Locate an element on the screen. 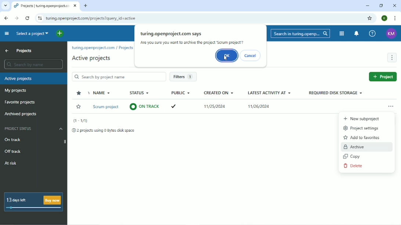 The width and height of the screenshot is (401, 225). Reload this page is located at coordinates (28, 19).